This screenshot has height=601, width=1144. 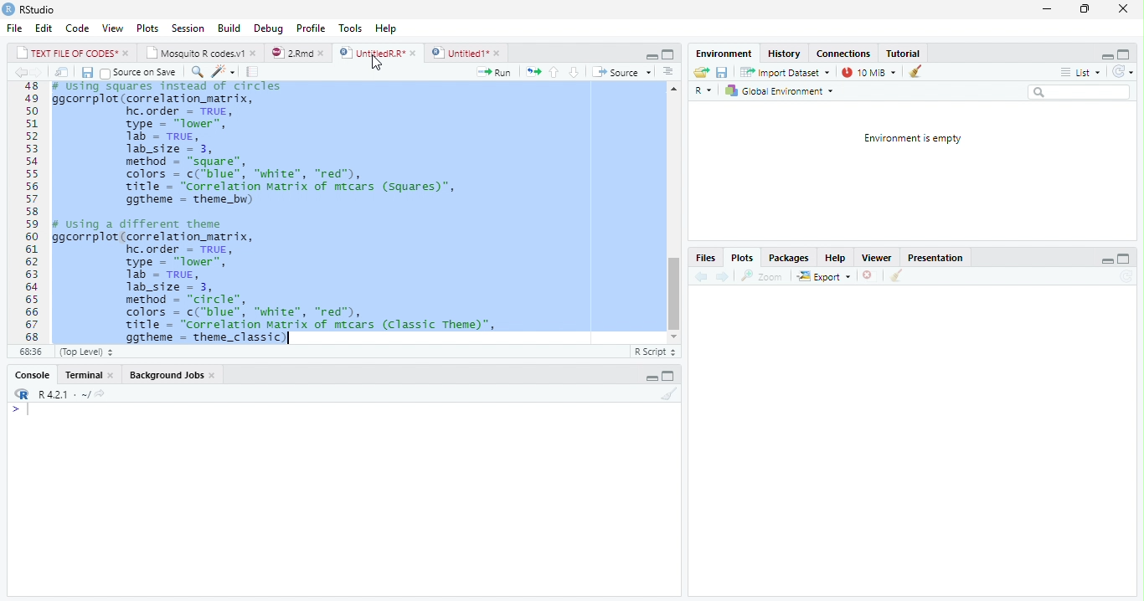 What do you see at coordinates (670, 374) in the screenshot?
I see `hide console` at bounding box center [670, 374].